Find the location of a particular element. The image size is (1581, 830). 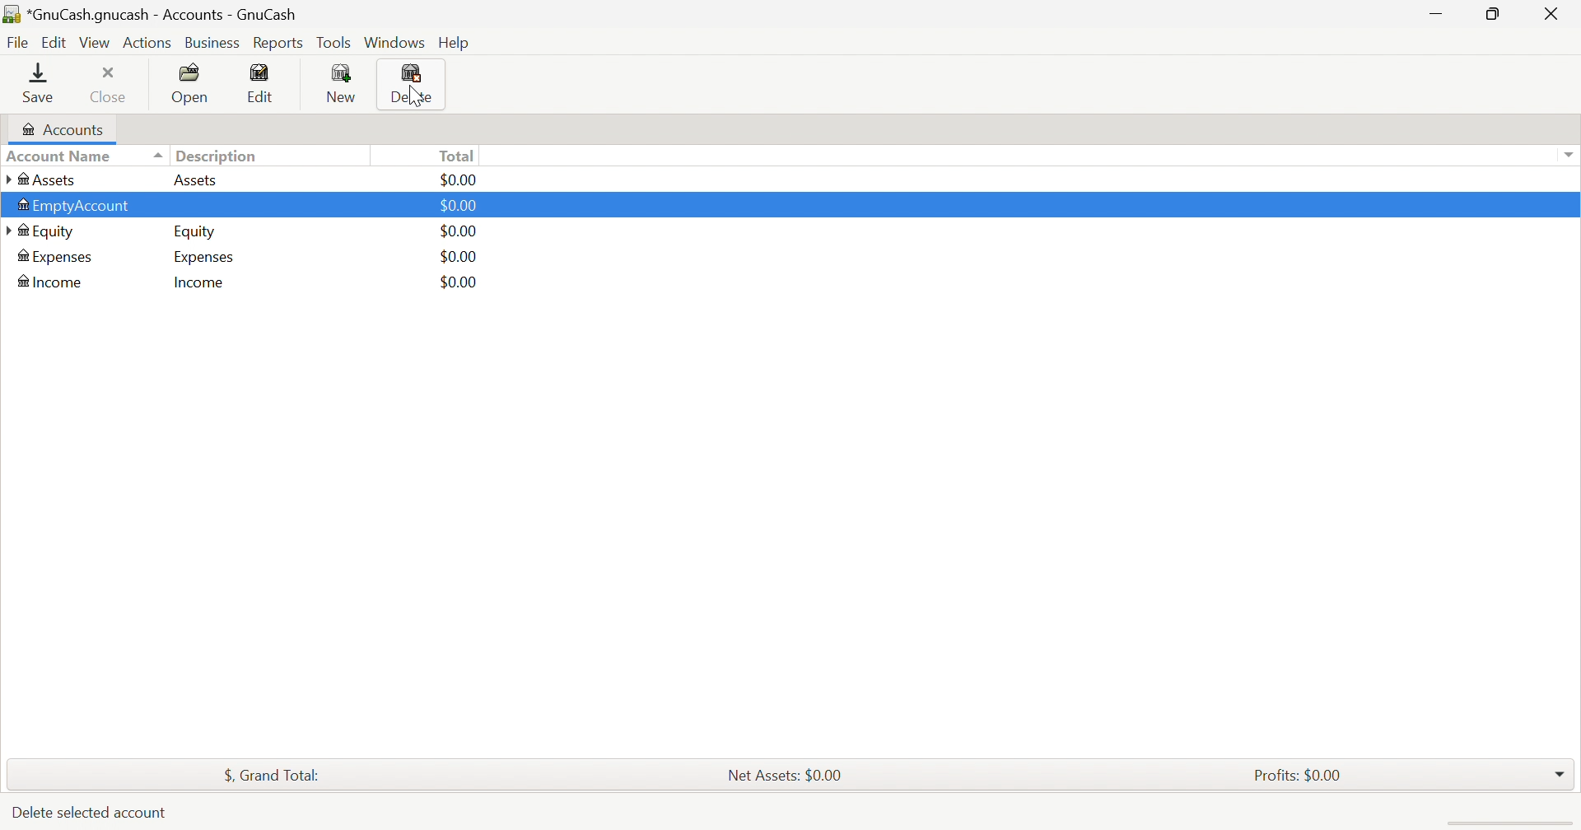

Cursor is located at coordinates (413, 96).